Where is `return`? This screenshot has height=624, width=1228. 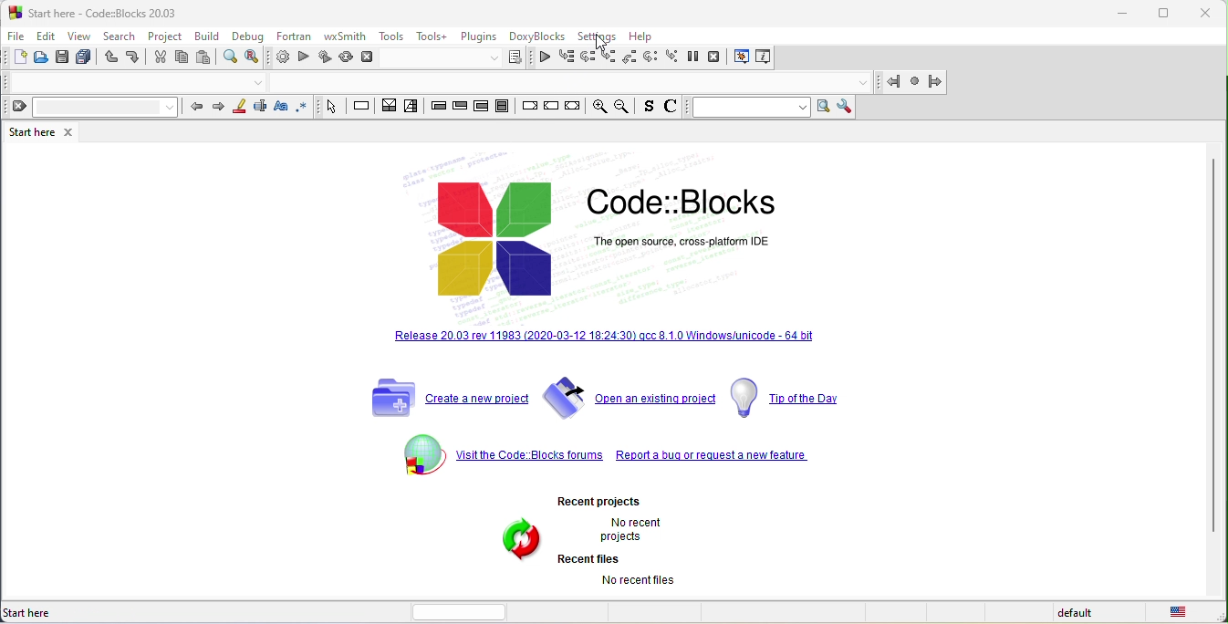
return is located at coordinates (574, 109).